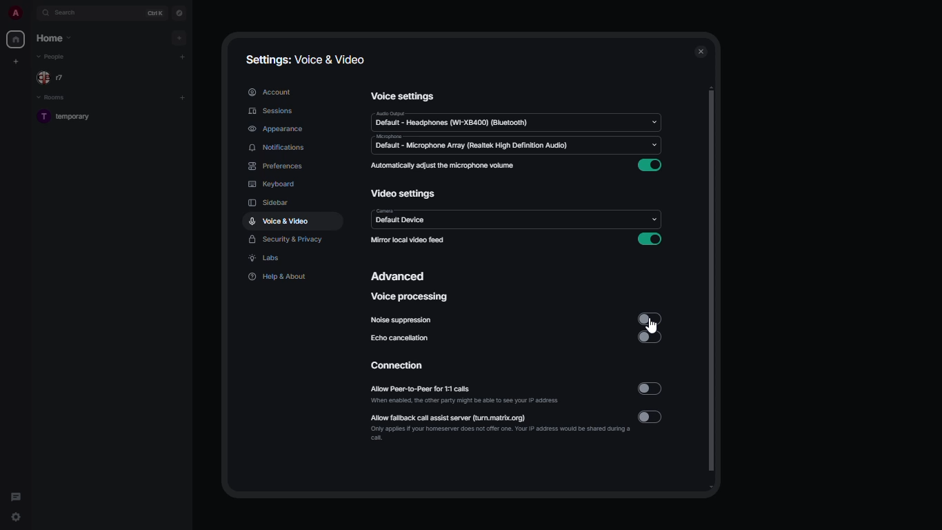  I want to click on settings: voice & video, so click(308, 60).